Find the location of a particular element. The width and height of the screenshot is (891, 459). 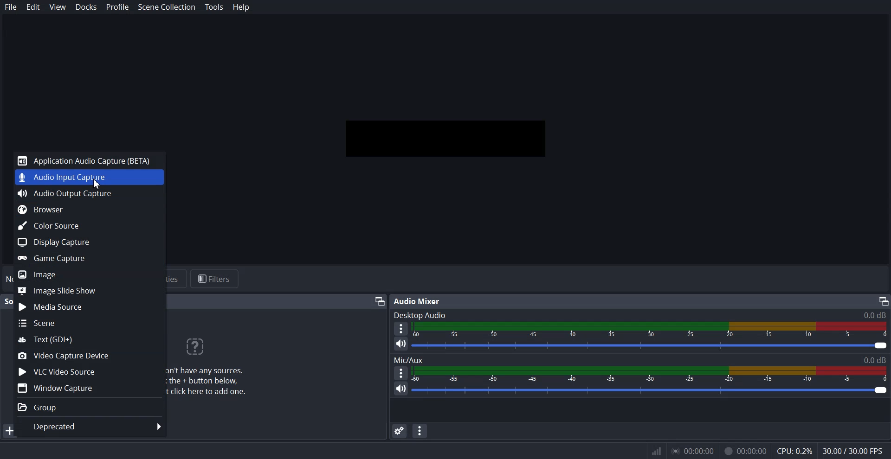

Audio Input Capture is located at coordinates (89, 176).